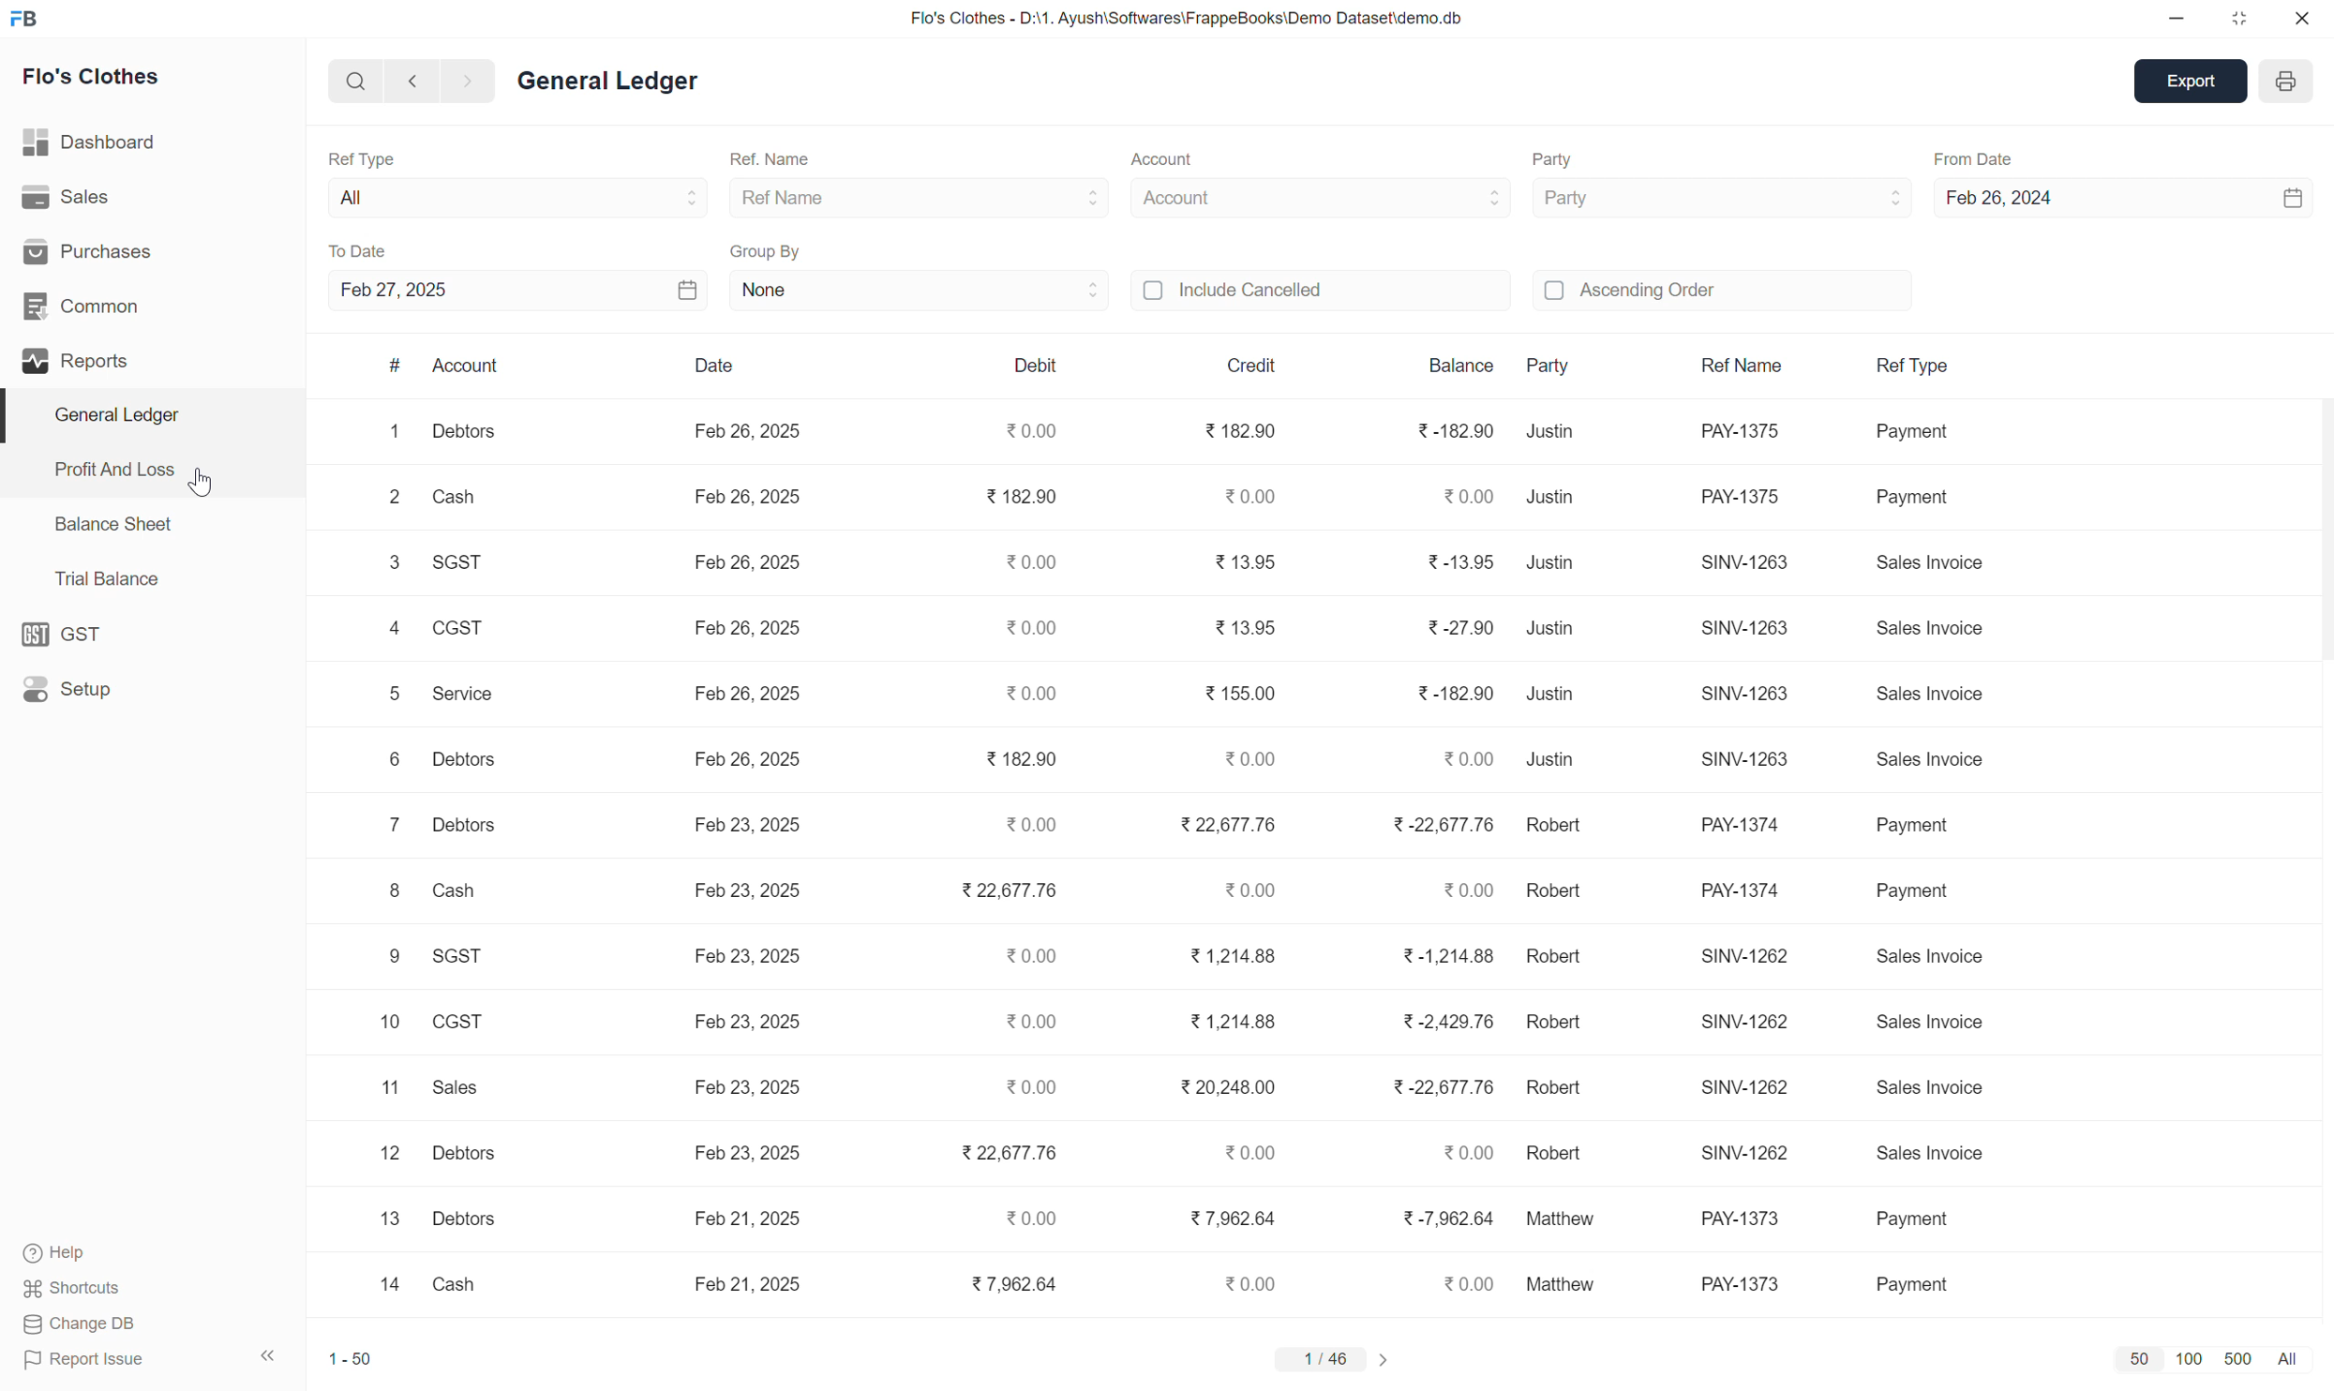  Describe the element at coordinates (1014, 497) in the screenshot. I see `₹182.90` at that location.